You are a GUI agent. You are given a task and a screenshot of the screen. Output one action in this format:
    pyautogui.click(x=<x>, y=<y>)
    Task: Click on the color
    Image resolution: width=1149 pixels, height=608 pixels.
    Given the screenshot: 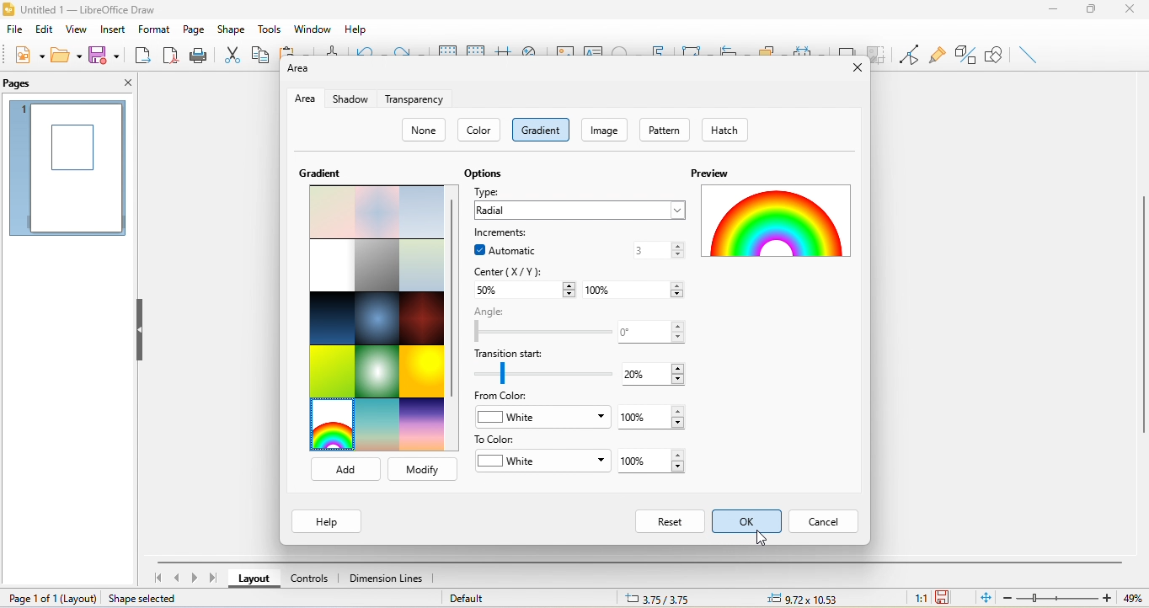 What is the action you would take?
    pyautogui.click(x=478, y=130)
    